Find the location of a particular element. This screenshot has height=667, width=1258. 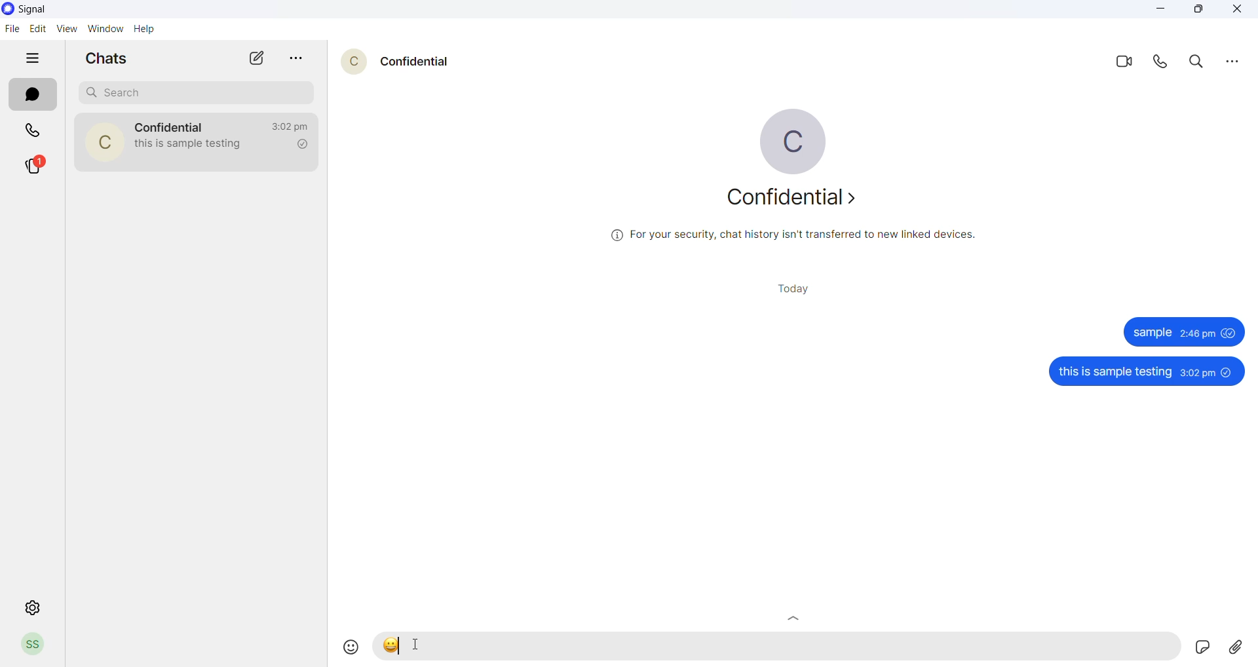

chats is located at coordinates (32, 95).